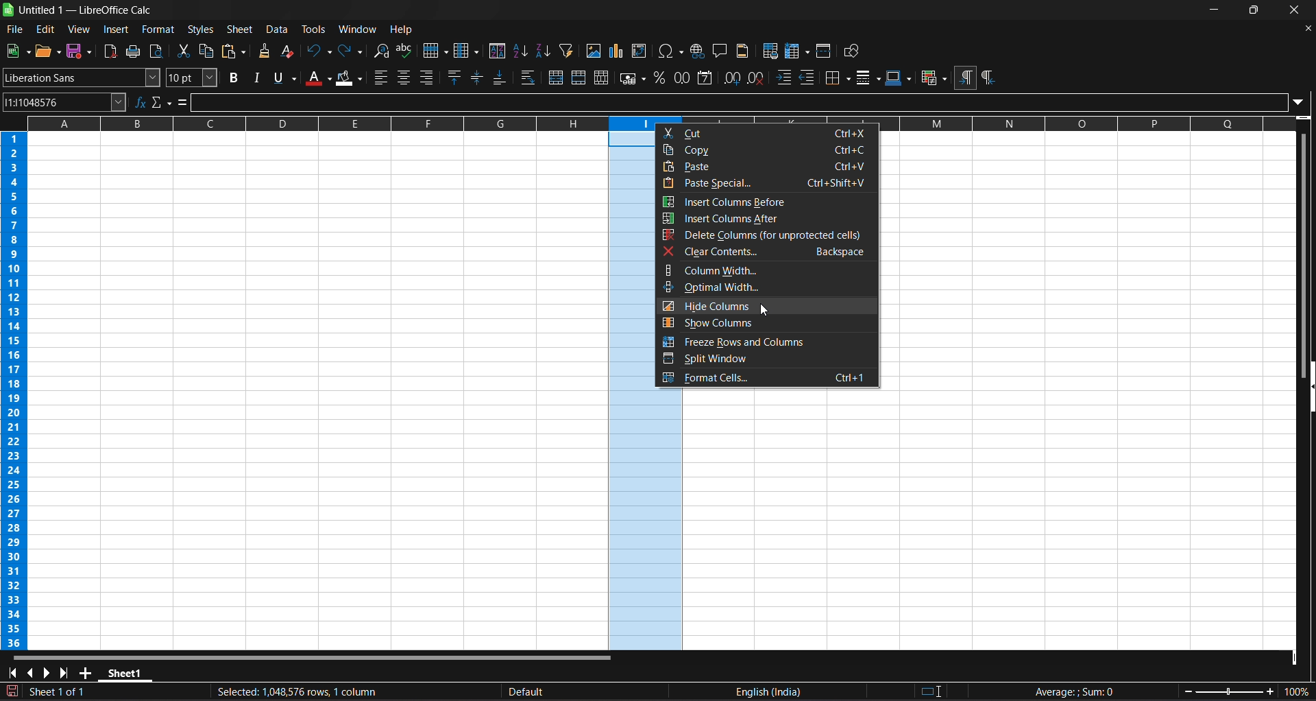 Image resolution: width=1316 pixels, height=701 pixels. What do you see at coordinates (381, 51) in the screenshot?
I see `find and replace` at bounding box center [381, 51].